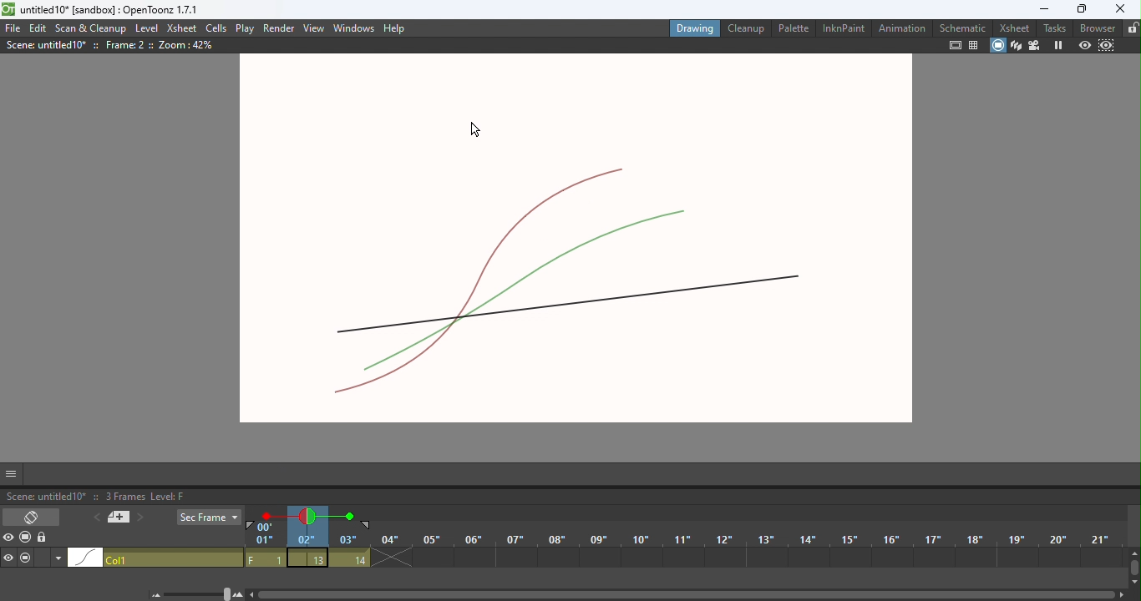 The image size is (1141, 601). What do you see at coordinates (155, 596) in the screenshot?
I see `zoom out` at bounding box center [155, 596].